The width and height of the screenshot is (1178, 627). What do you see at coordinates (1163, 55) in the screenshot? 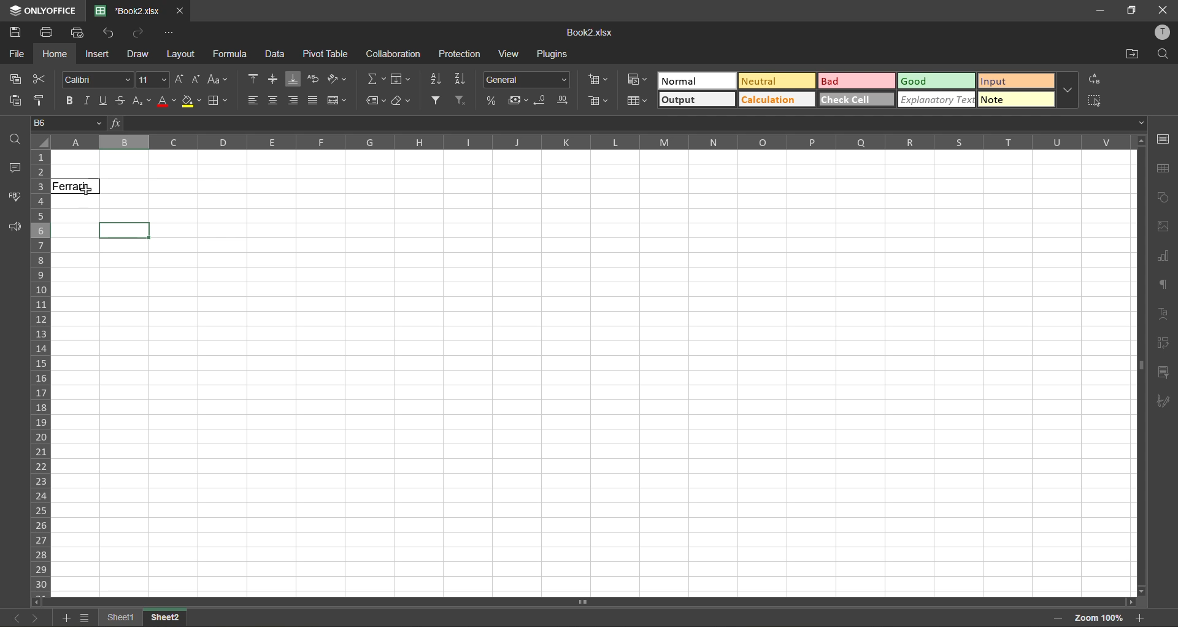
I see `find` at bounding box center [1163, 55].